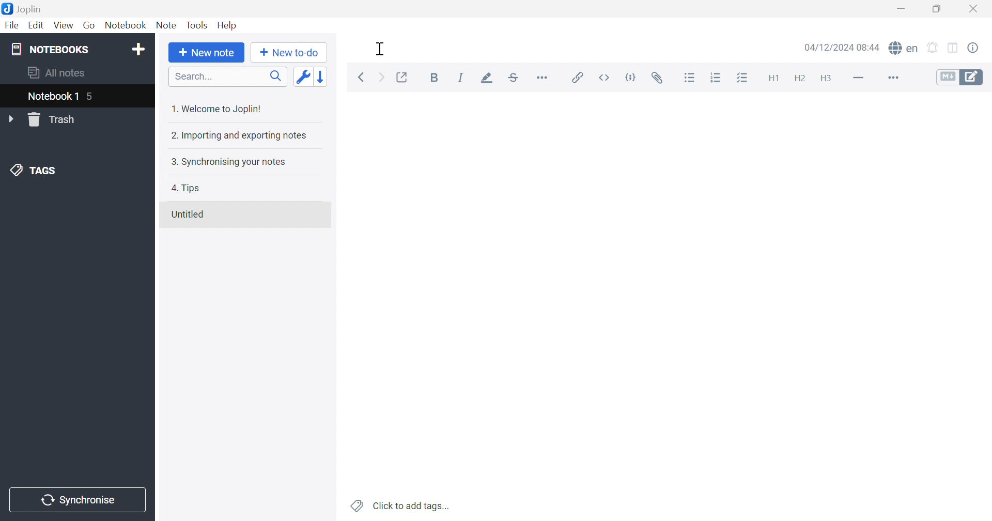 The width and height of the screenshot is (992, 521). I want to click on Heading 2, so click(800, 79).